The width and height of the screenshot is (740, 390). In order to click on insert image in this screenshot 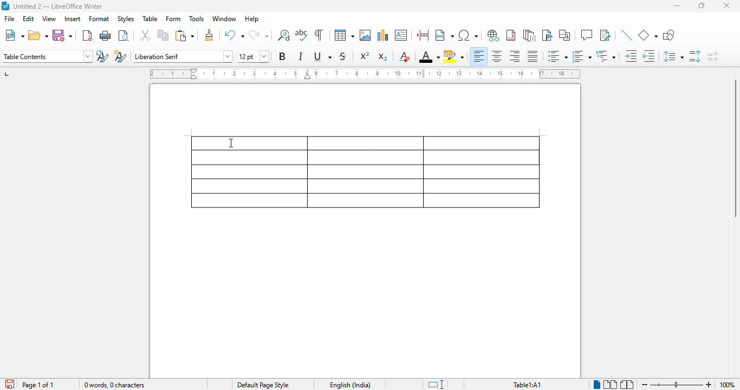, I will do `click(366, 35)`.